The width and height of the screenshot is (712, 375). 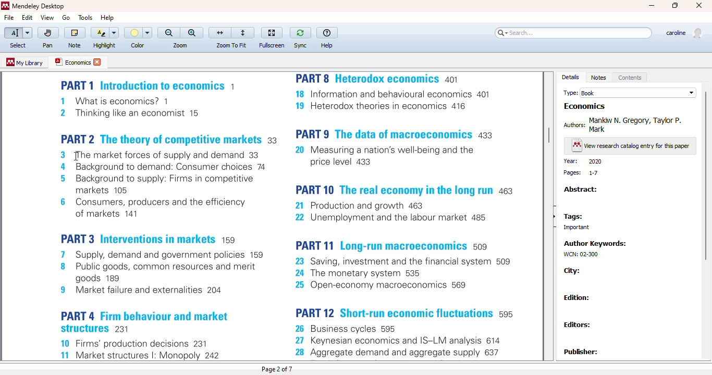 What do you see at coordinates (104, 33) in the screenshot?
I see `highlight` at bounding box center [104, 33].